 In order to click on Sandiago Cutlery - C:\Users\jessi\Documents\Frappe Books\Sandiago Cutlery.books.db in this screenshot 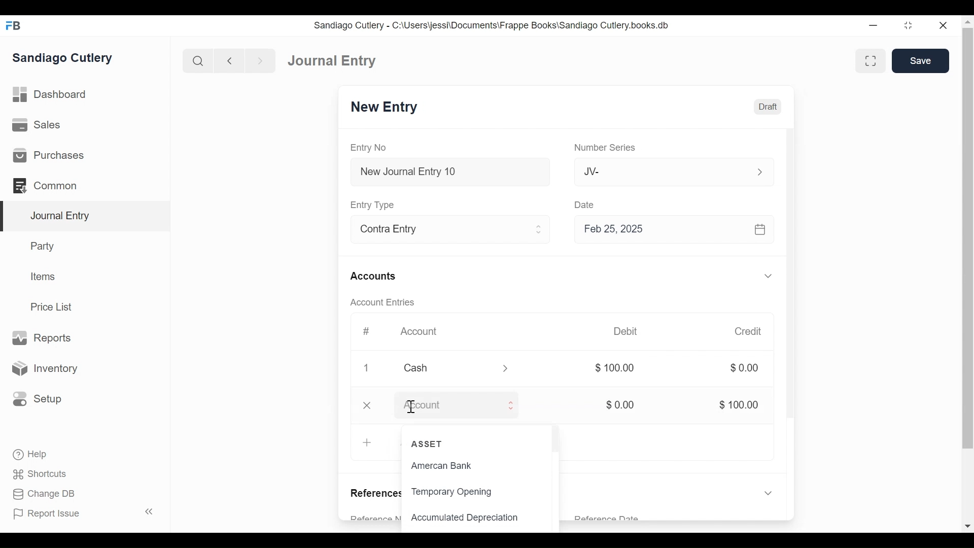, I will do `click(496, 26)`.